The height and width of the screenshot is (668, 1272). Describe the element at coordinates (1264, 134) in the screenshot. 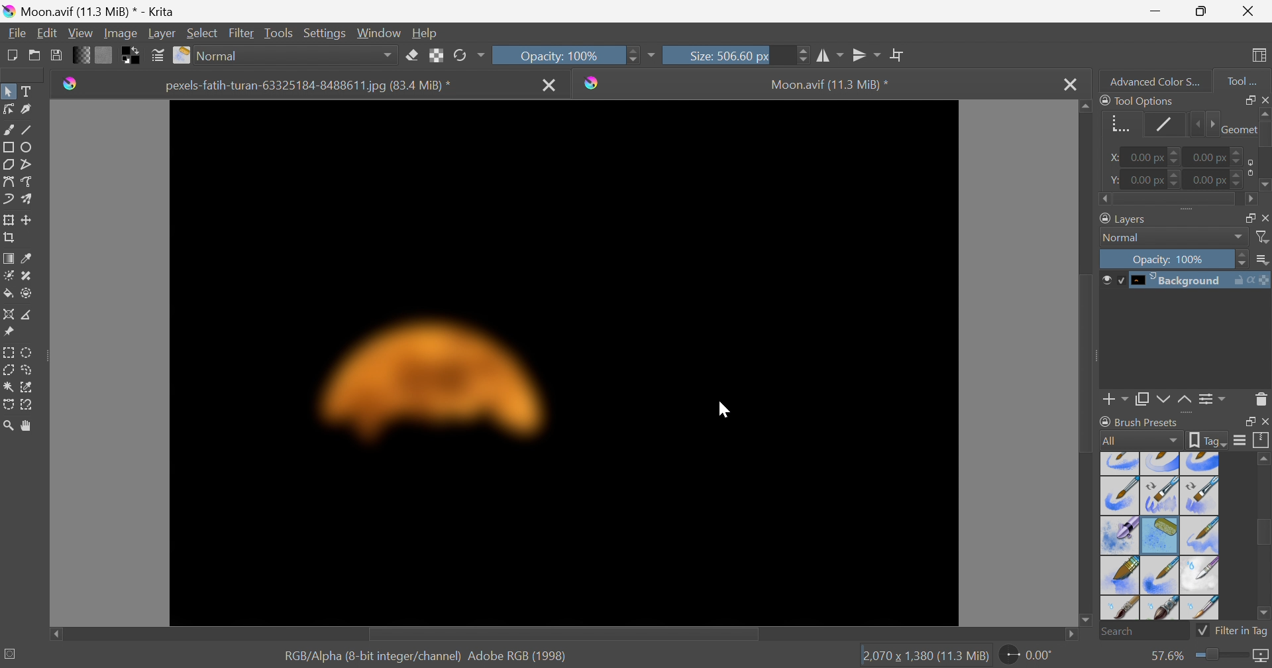

I see `Scroll bar` at that location.